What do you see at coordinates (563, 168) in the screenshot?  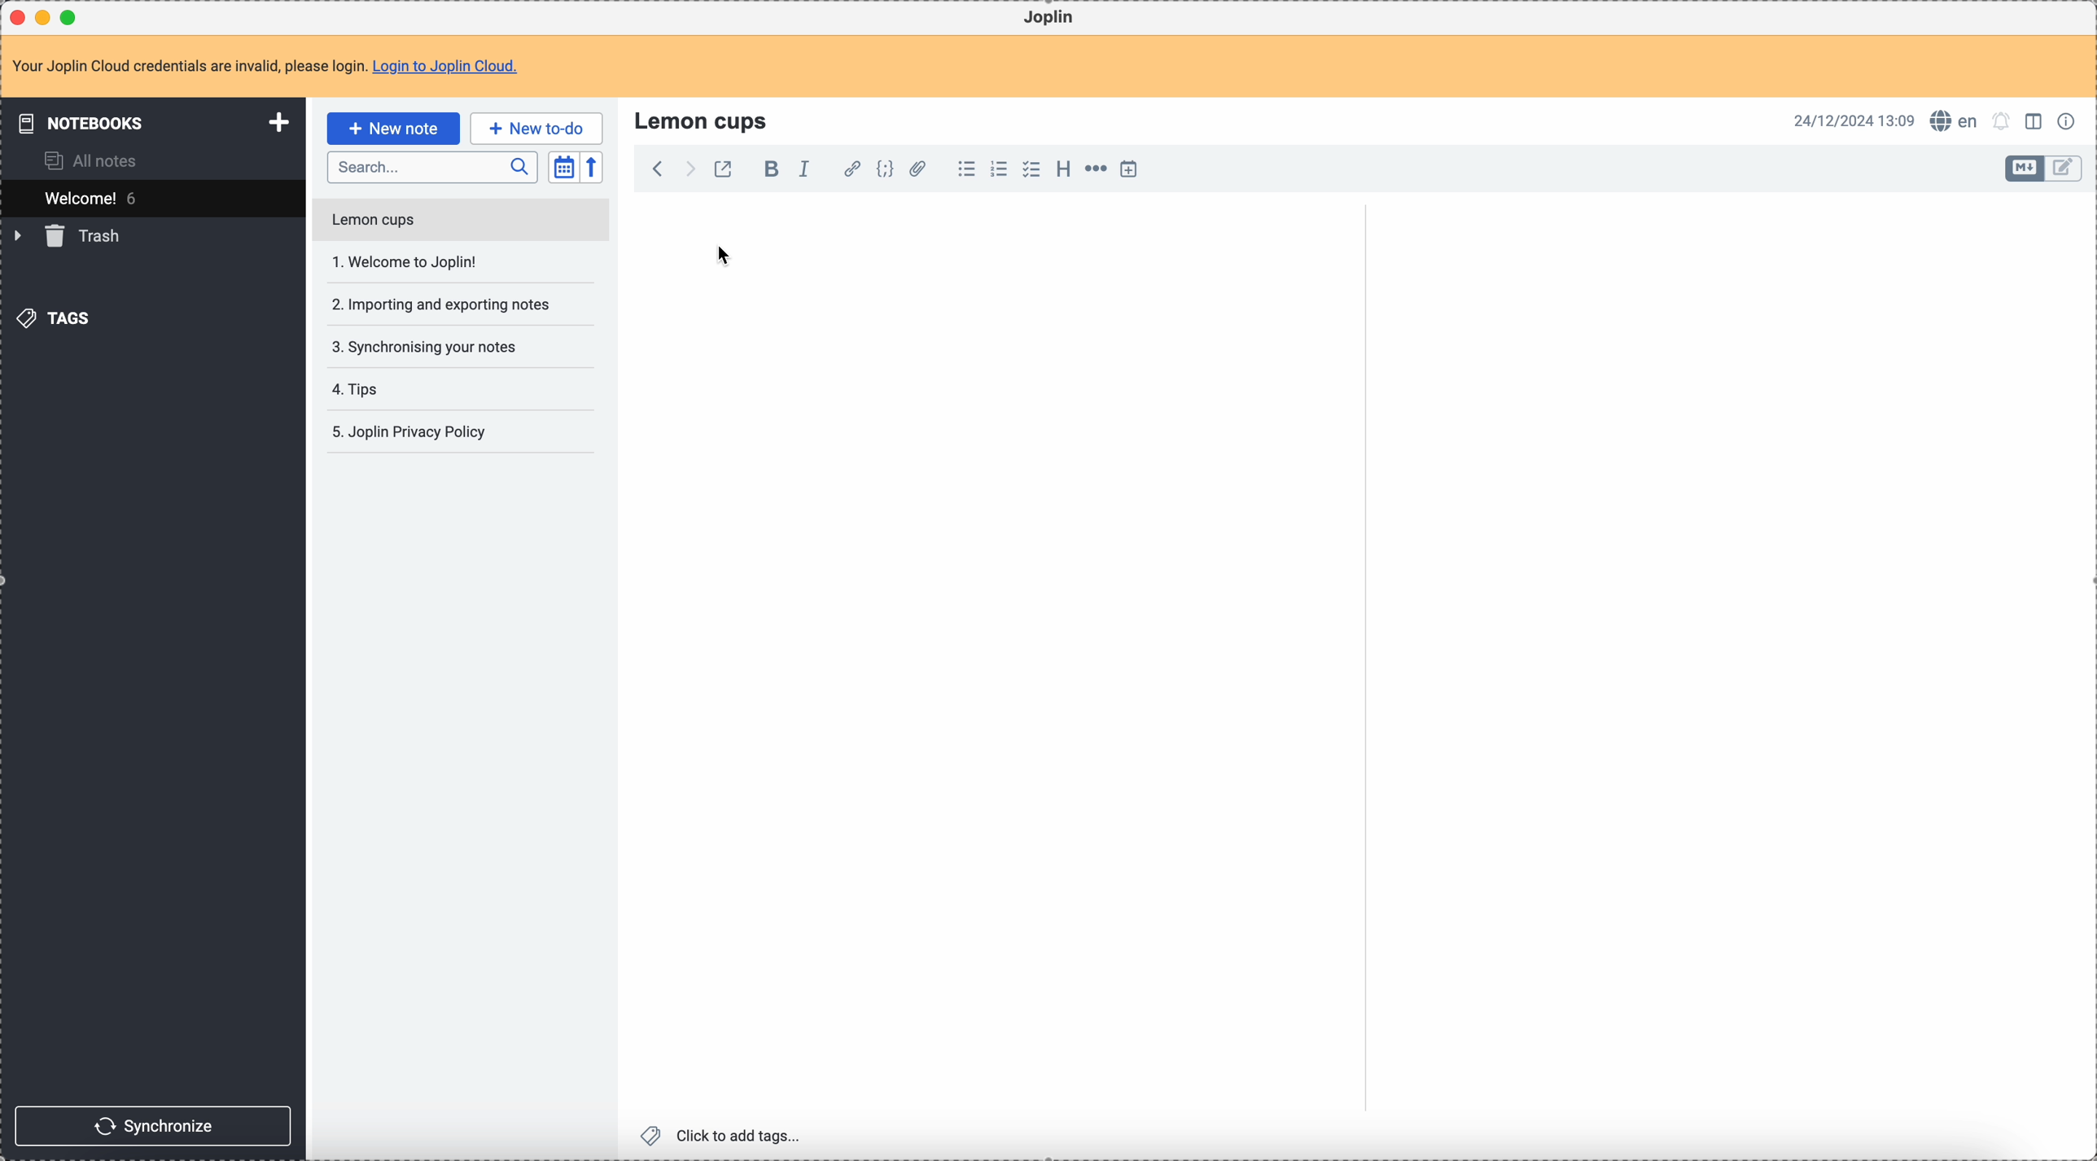 I see `toggle sort order field` at bounding box center [563, 168].